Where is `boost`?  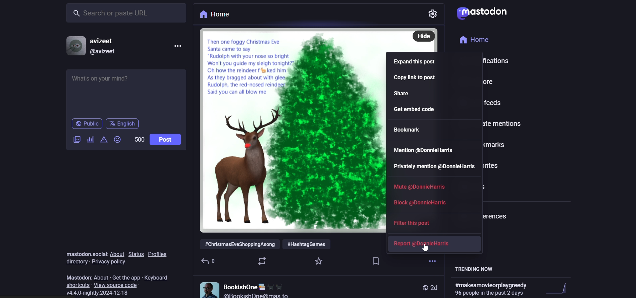
boost is located at coordinates (261, 260).